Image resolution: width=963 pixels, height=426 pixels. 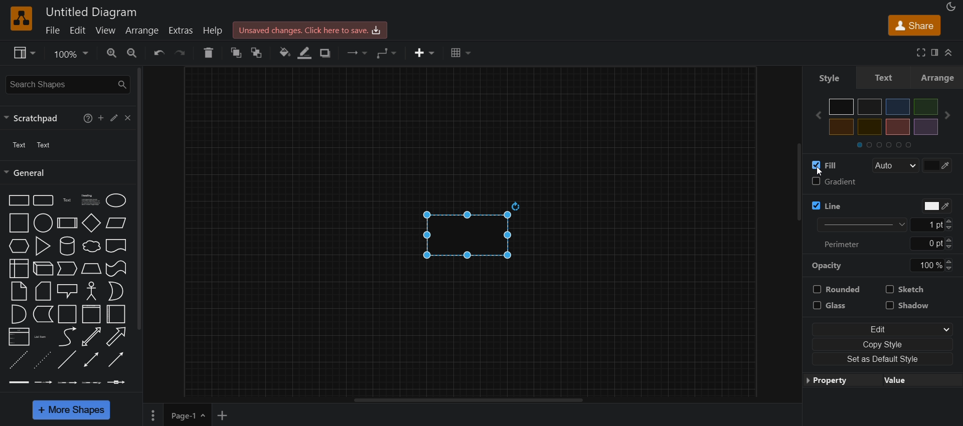 I want to click on shadow, so click(x=909, y=305).